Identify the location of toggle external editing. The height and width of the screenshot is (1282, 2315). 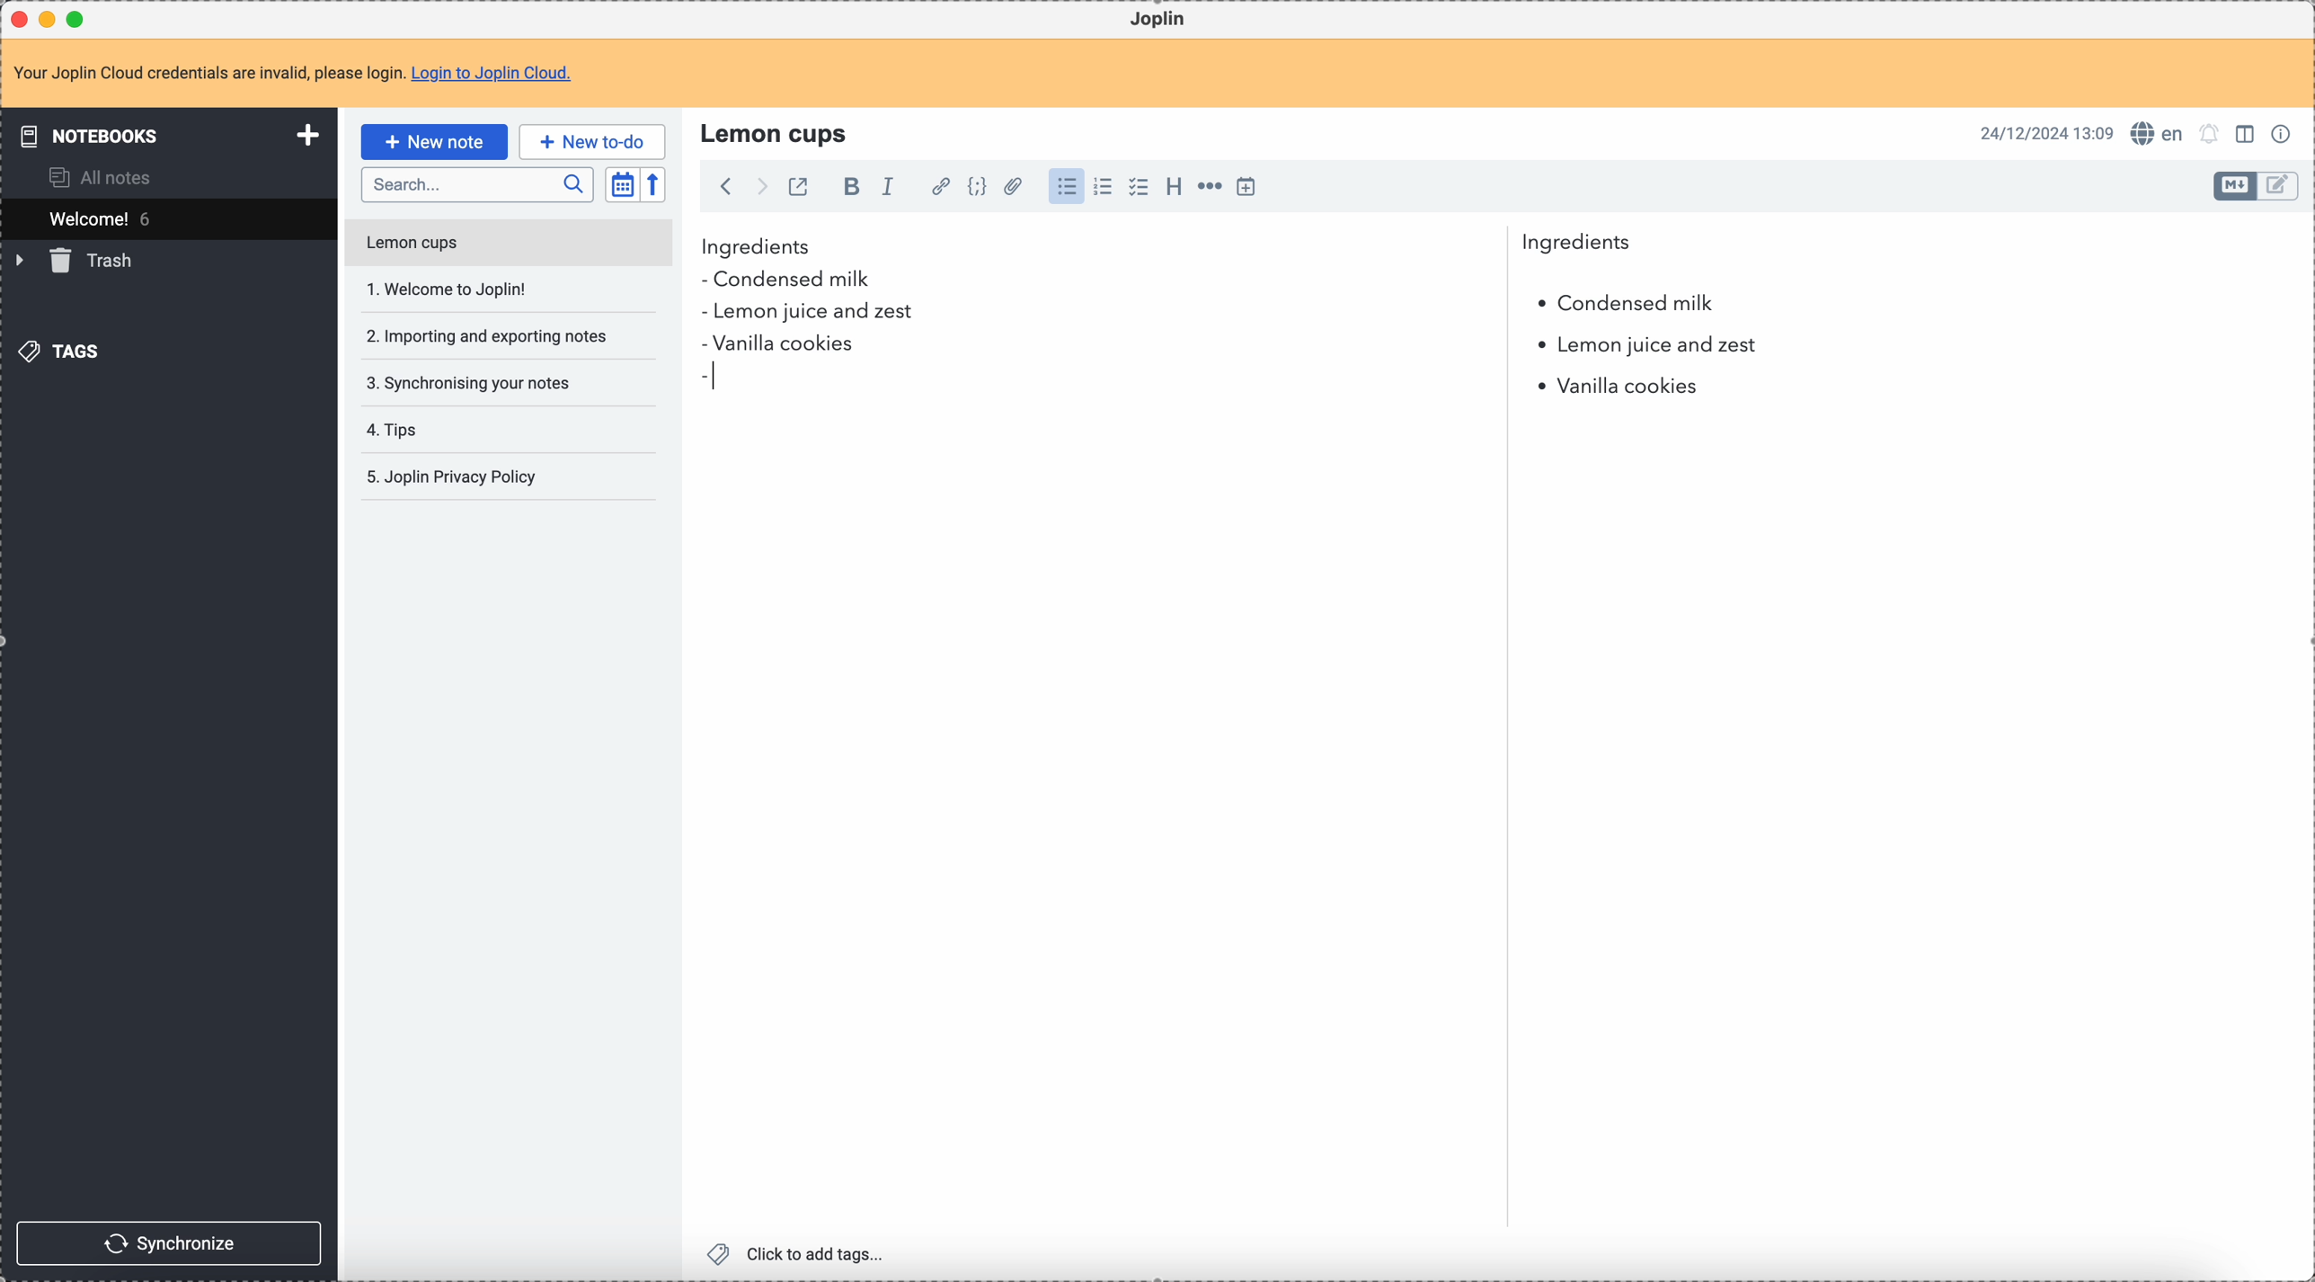
(796, 190).